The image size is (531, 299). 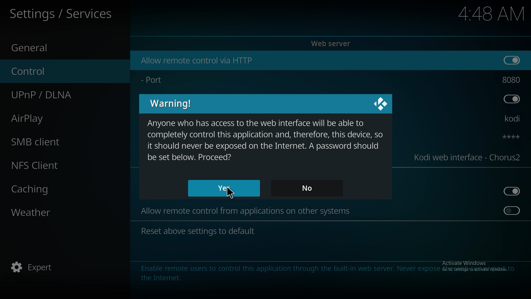 I want to click on upnp/dlna, so click(x=51, y=95).